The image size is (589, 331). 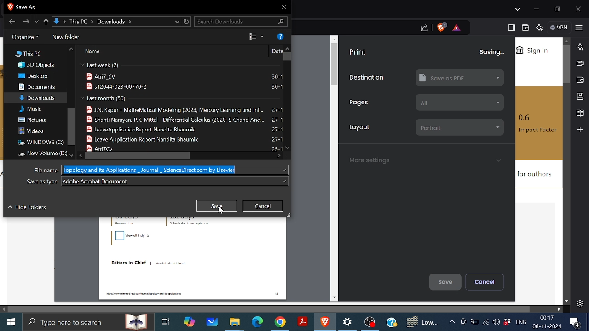 I want to click on Start, so click(x=11, y=322).